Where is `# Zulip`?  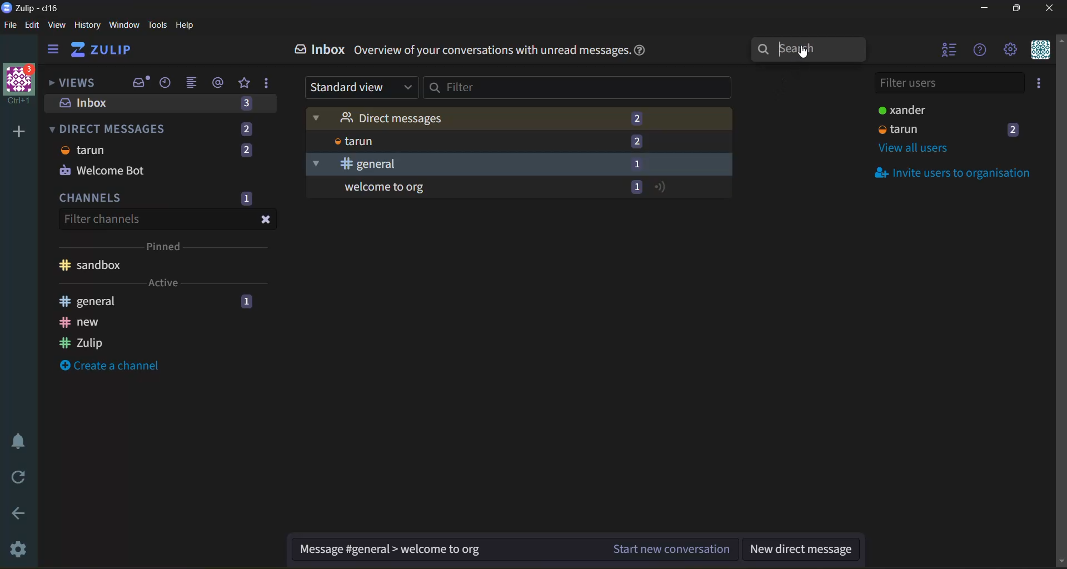 # Zulip is located at coordinates (80, 343).